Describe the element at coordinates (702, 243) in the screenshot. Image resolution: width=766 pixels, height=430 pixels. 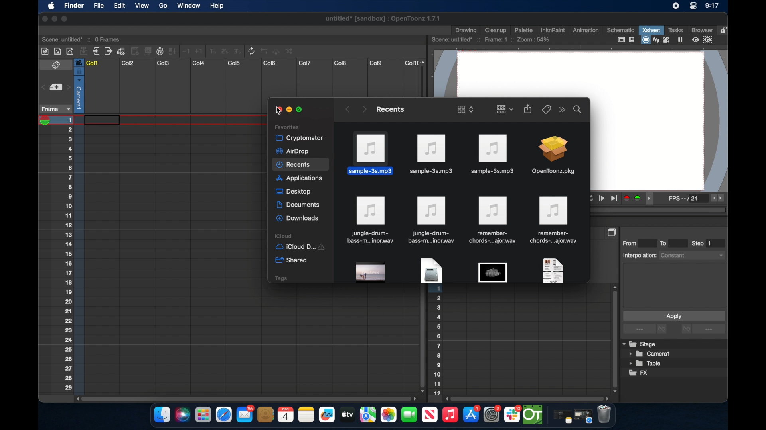
I see `step` at that location.